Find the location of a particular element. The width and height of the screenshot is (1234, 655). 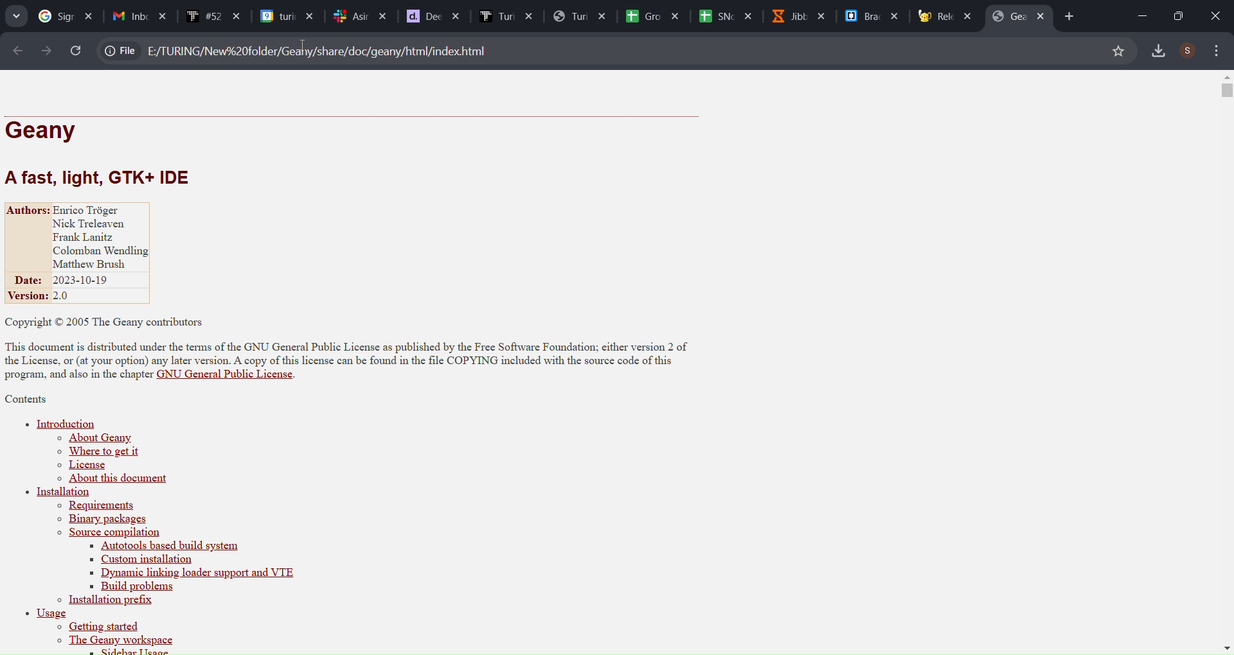

installation prefix is located at coordinates (109, 601).